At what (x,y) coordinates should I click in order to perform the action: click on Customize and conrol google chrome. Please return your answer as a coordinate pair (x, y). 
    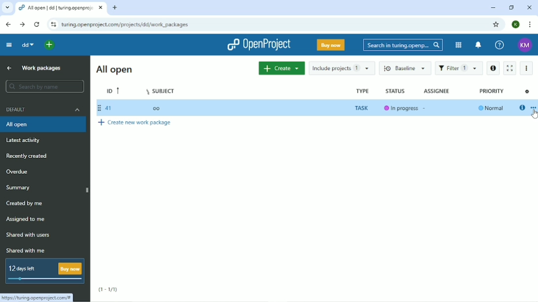
    Looking at the image, I should click on (530, 25).